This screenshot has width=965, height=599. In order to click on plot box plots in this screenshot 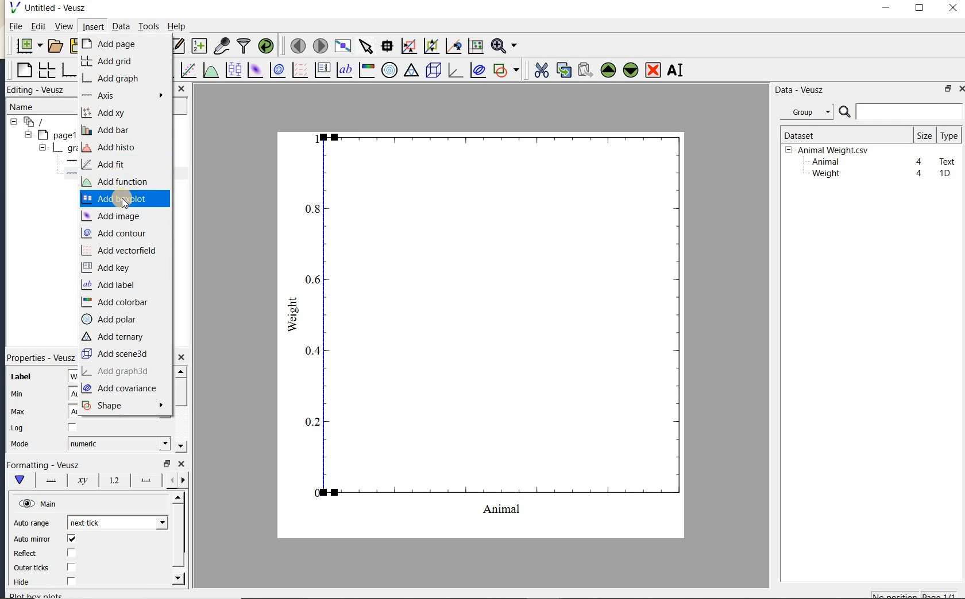, I will do `click(231, 71)`.